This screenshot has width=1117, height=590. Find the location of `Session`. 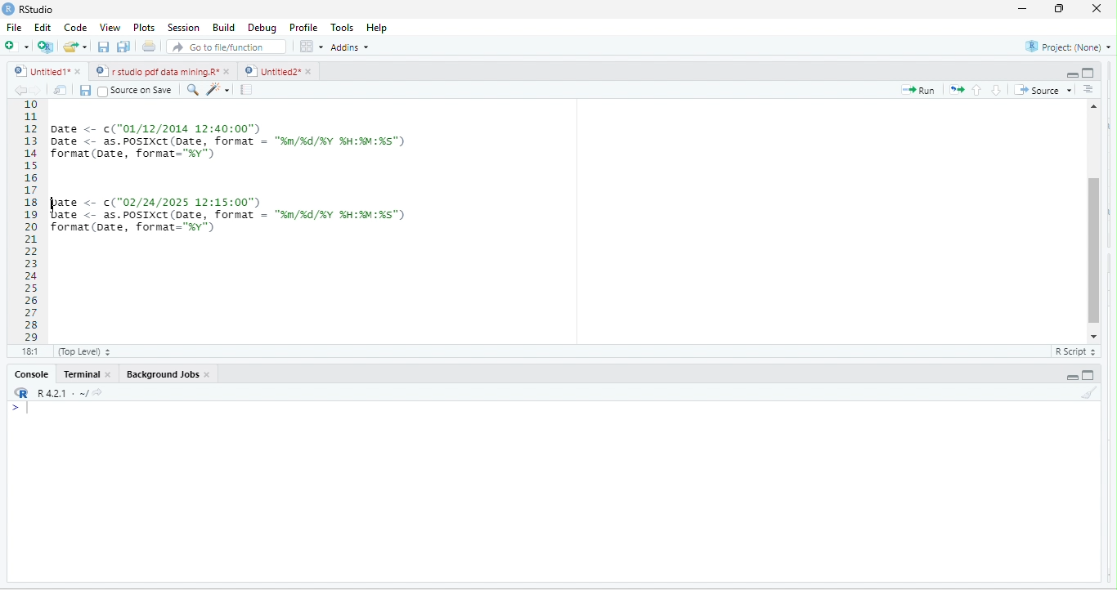

Session is located at coordinates (182, 28).